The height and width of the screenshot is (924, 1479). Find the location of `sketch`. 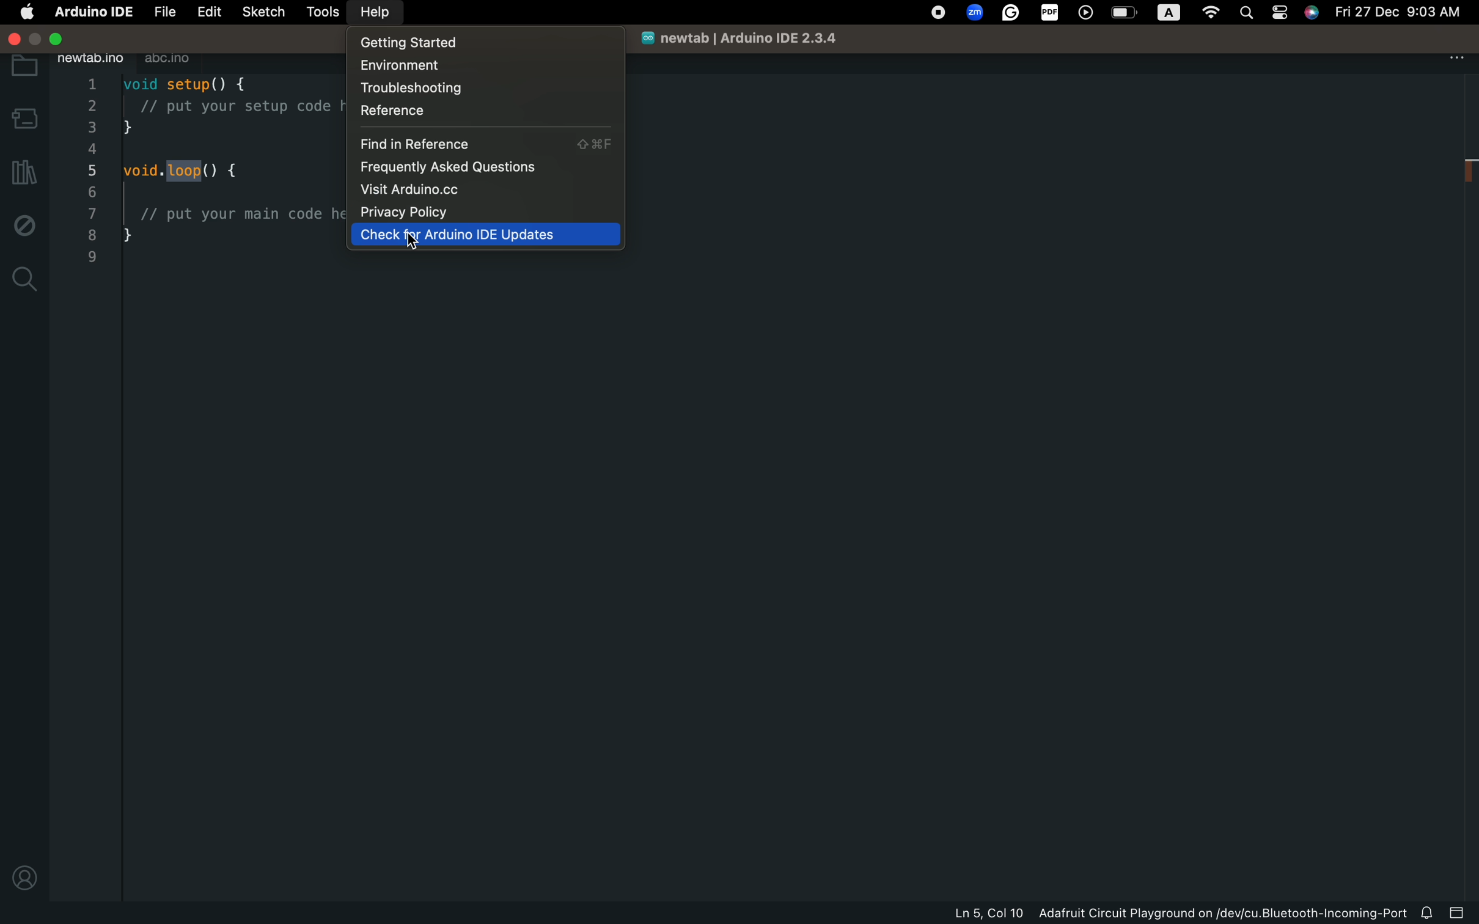

sketch is located at coordinates (259, 12).